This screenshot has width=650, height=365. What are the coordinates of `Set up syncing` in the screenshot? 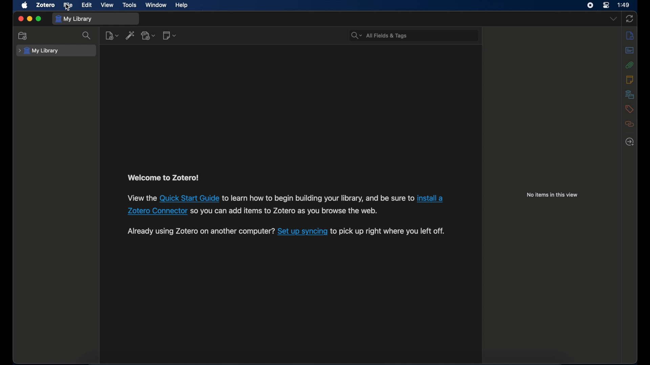 It's located at (303, 231).